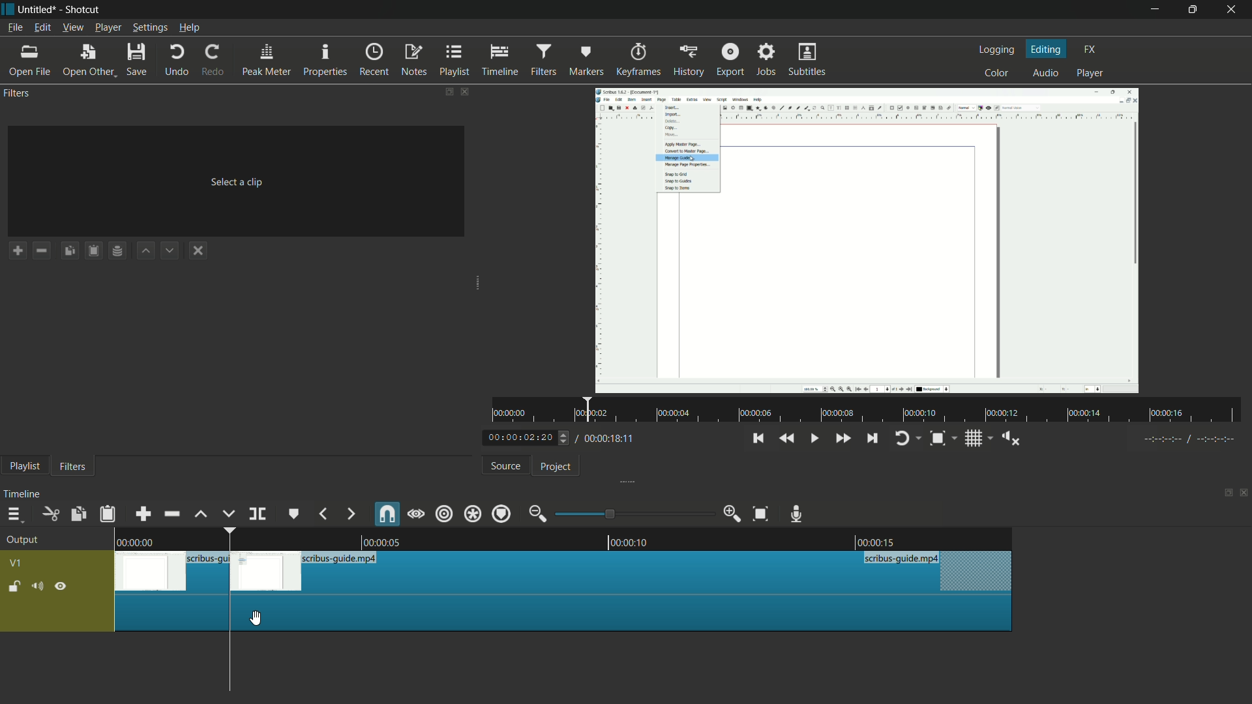  I want to click on close timeline, so click(1244, 494).